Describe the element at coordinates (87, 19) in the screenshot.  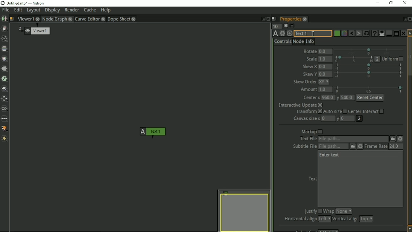
I see `Curve Editor` at that location.